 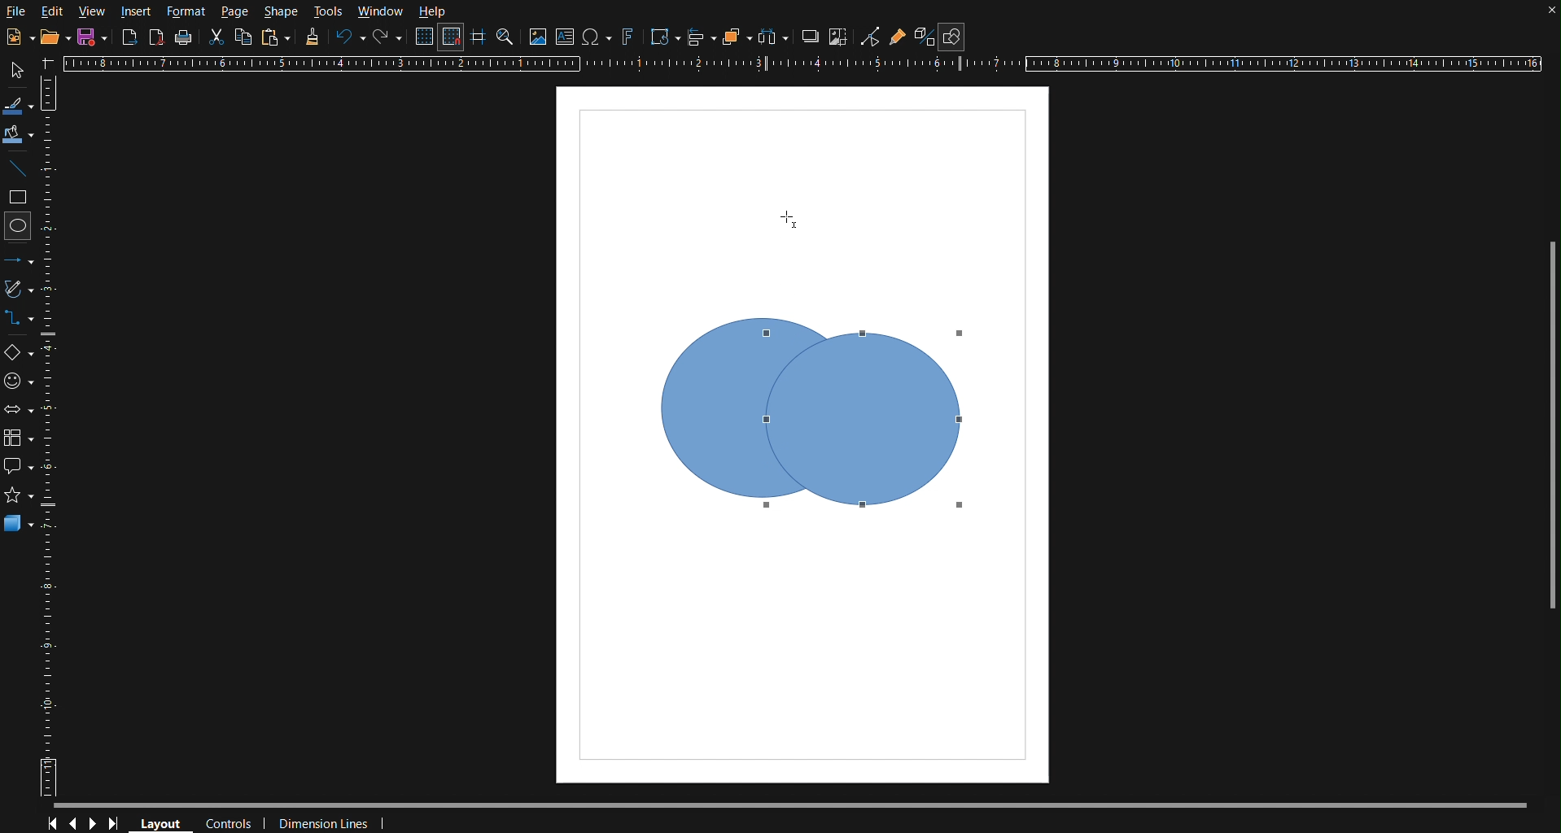 What do you see at coordinates (423, 37) in the screenshot?
I see `Display Grid` at bounding box center [423, 37].